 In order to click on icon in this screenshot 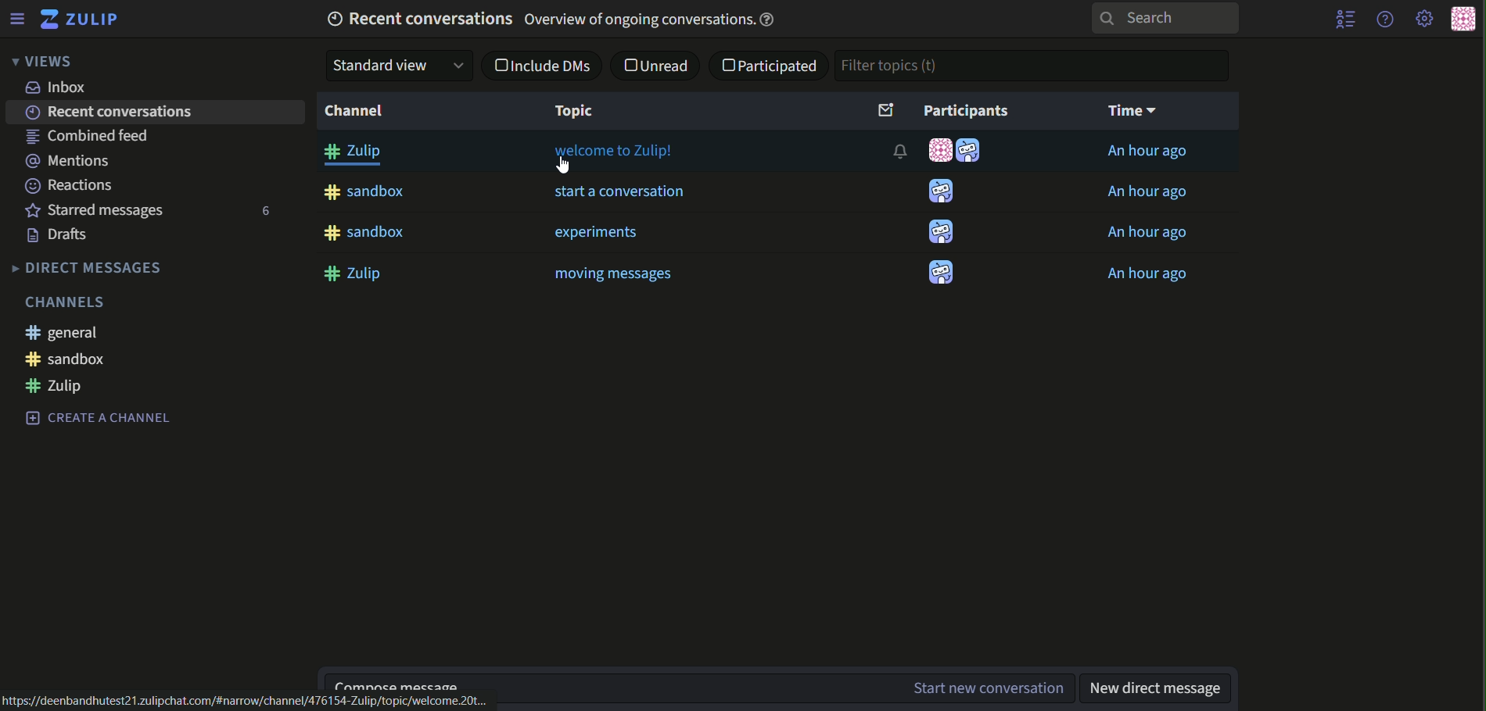, I will do `click(940, 192)`.